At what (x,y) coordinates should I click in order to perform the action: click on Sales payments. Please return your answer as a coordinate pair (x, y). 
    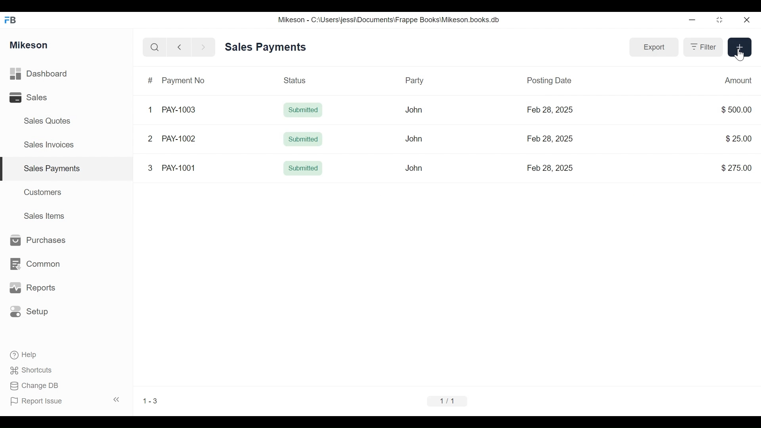
    Looking at the image, I should click on (54, 168).